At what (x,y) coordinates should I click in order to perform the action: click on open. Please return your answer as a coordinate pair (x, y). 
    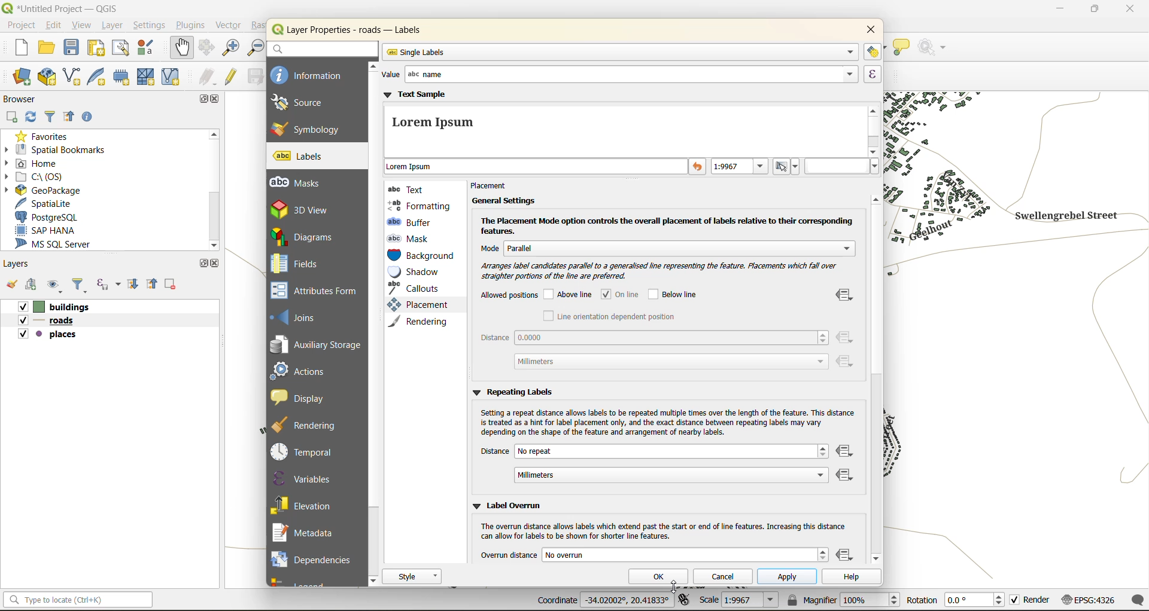
    Looking at the image, I should click on (10, 283).